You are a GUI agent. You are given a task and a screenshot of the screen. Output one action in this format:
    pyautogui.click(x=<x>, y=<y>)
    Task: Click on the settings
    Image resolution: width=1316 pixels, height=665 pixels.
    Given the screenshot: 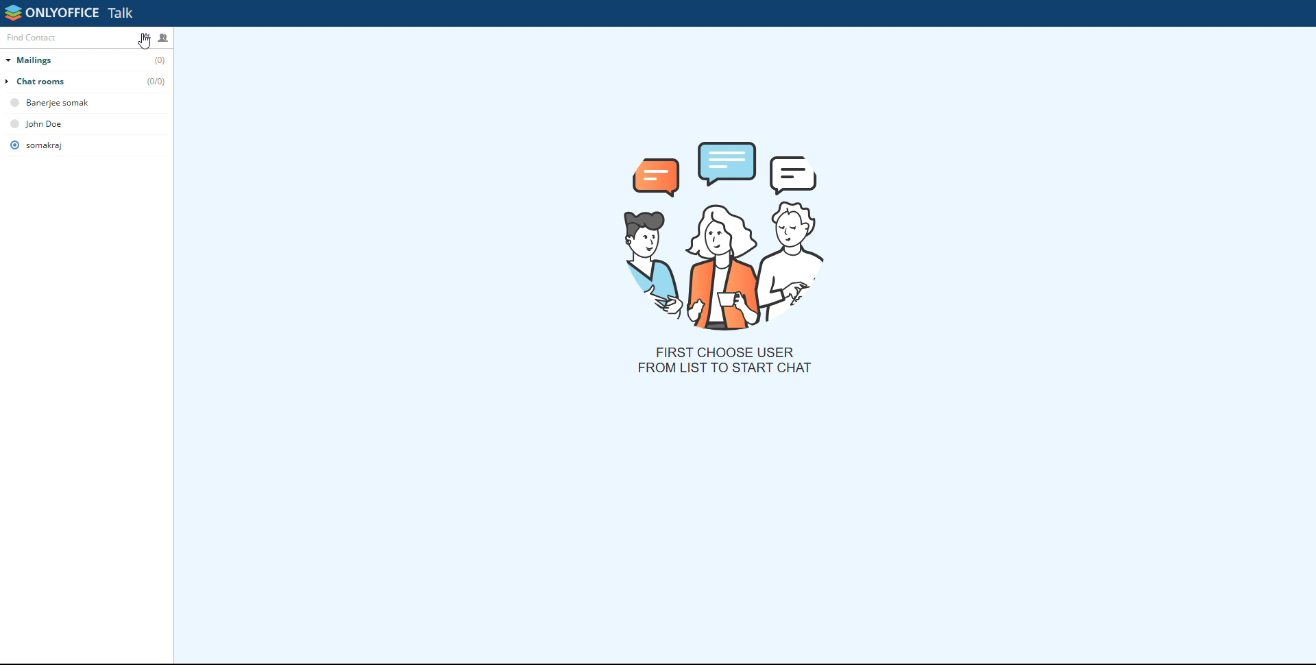 What is the action you would take?
    pyautogui.click(x=145, y=37)
    